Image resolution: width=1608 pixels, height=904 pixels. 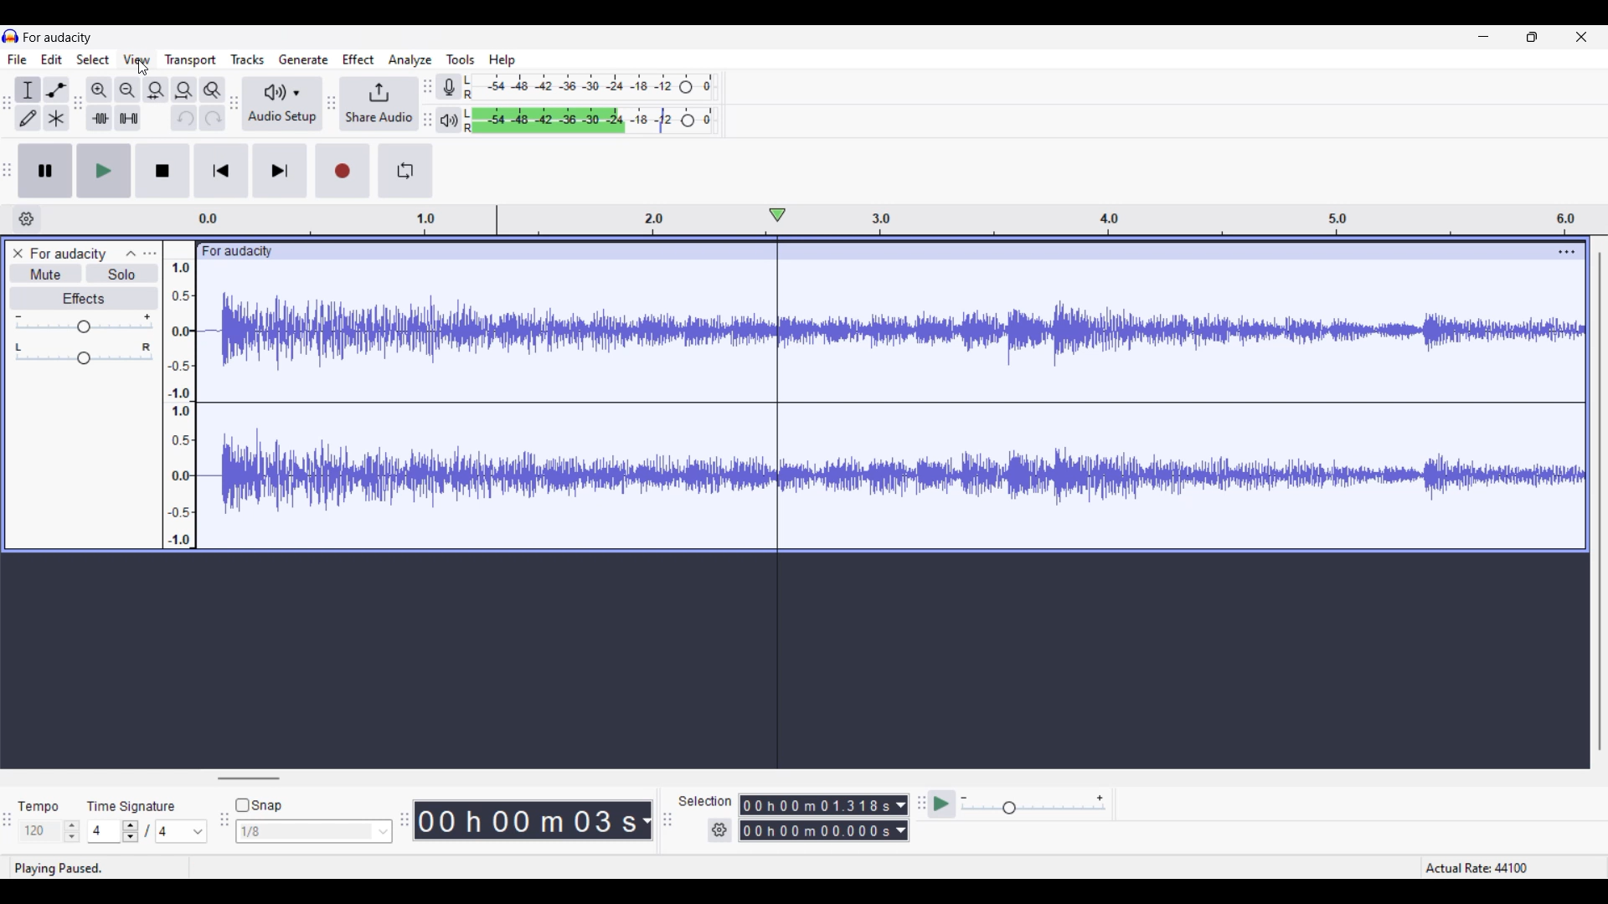 I want to click on Fit project to width , so click(x=183, y=90).